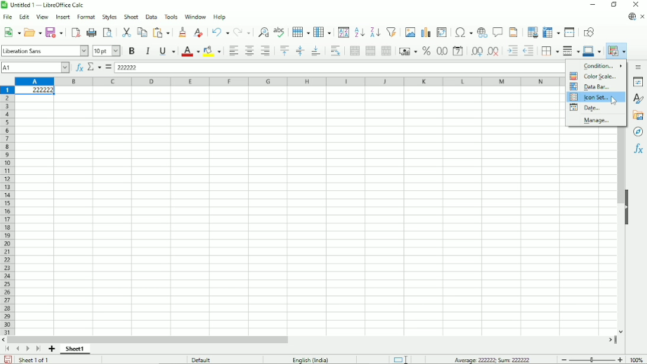  I want to click on Align center, so click(249, 51).